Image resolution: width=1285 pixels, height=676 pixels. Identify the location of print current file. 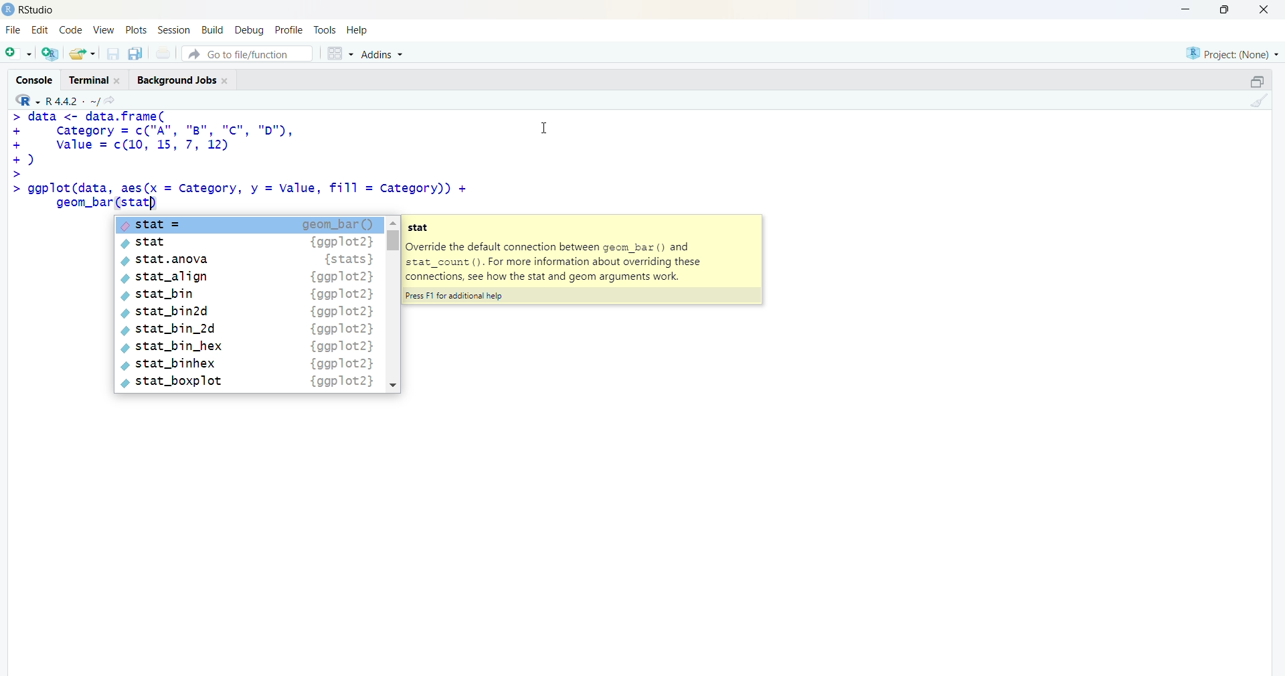
(161, 53).